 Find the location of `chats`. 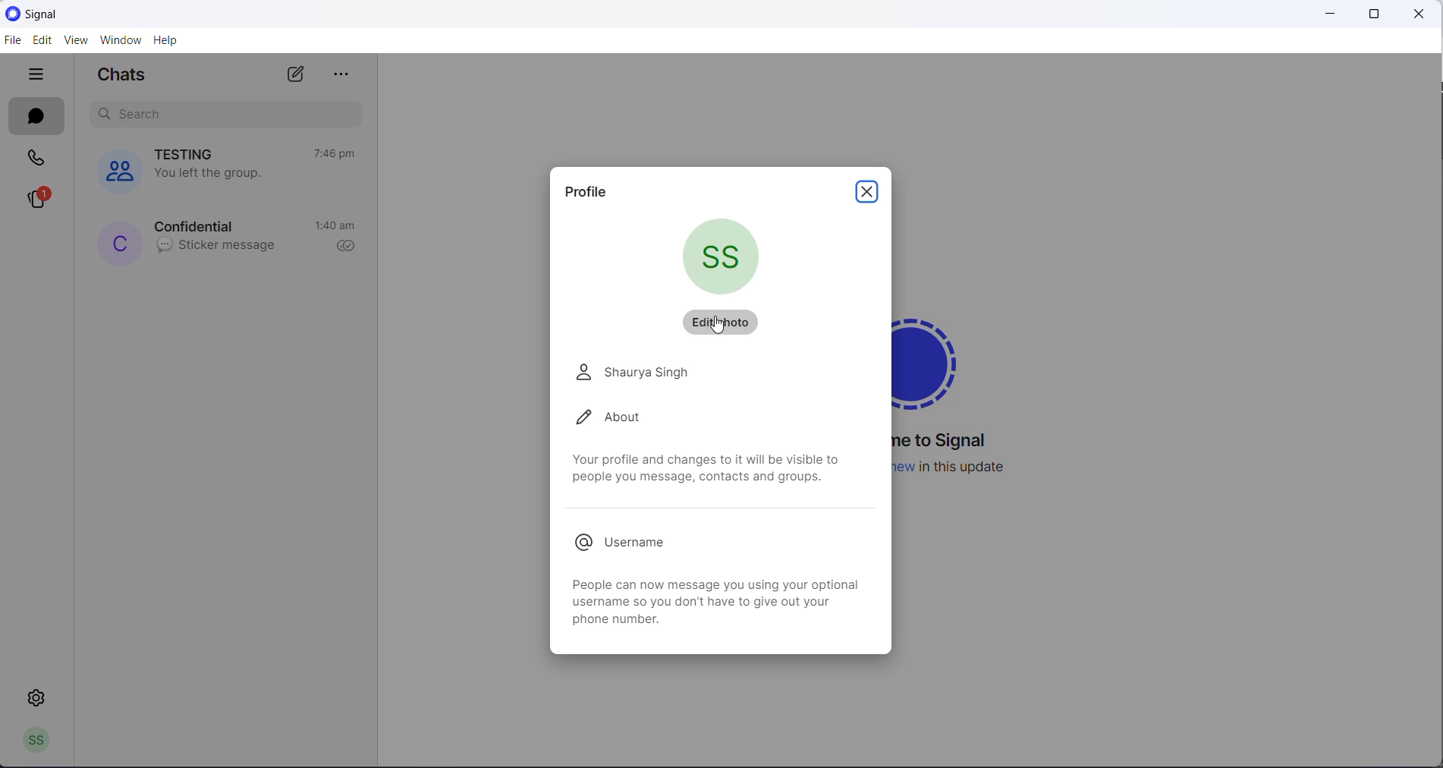

chats is located at coordinates (39, 118).